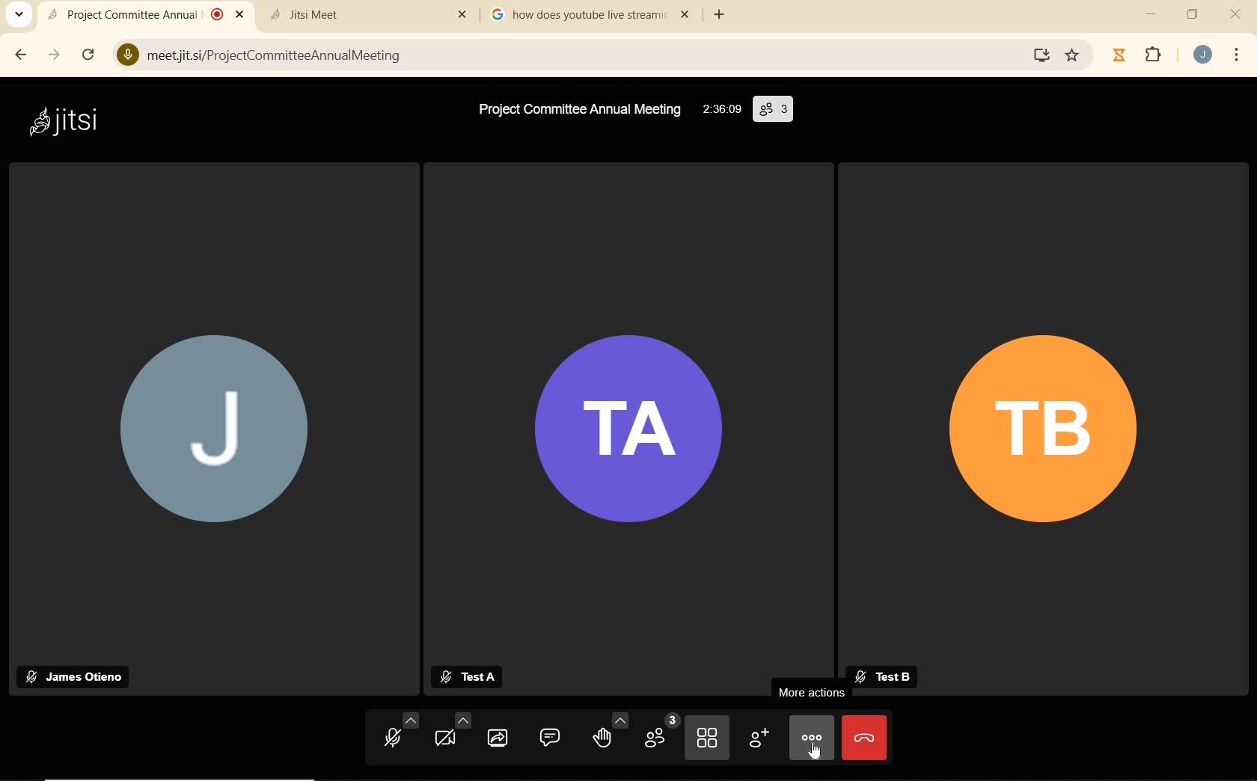  I want to click on START SCREEN SHARING, so click(498, 738).